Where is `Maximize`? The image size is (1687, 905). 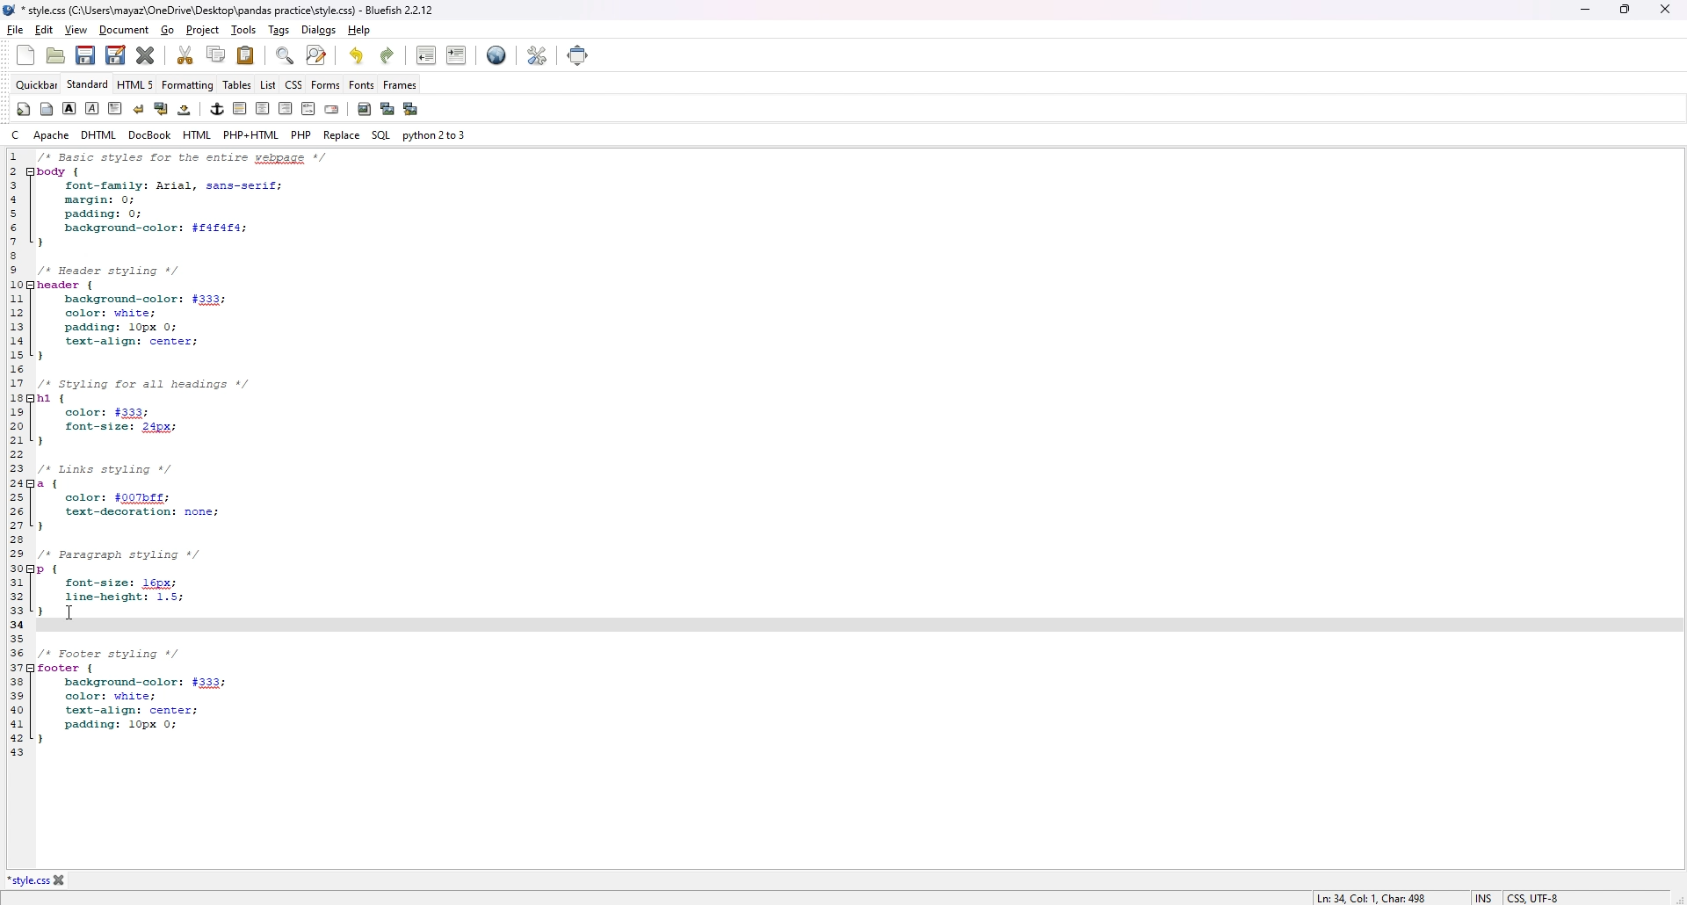 Maximize is located at coordinates (1625, 9).